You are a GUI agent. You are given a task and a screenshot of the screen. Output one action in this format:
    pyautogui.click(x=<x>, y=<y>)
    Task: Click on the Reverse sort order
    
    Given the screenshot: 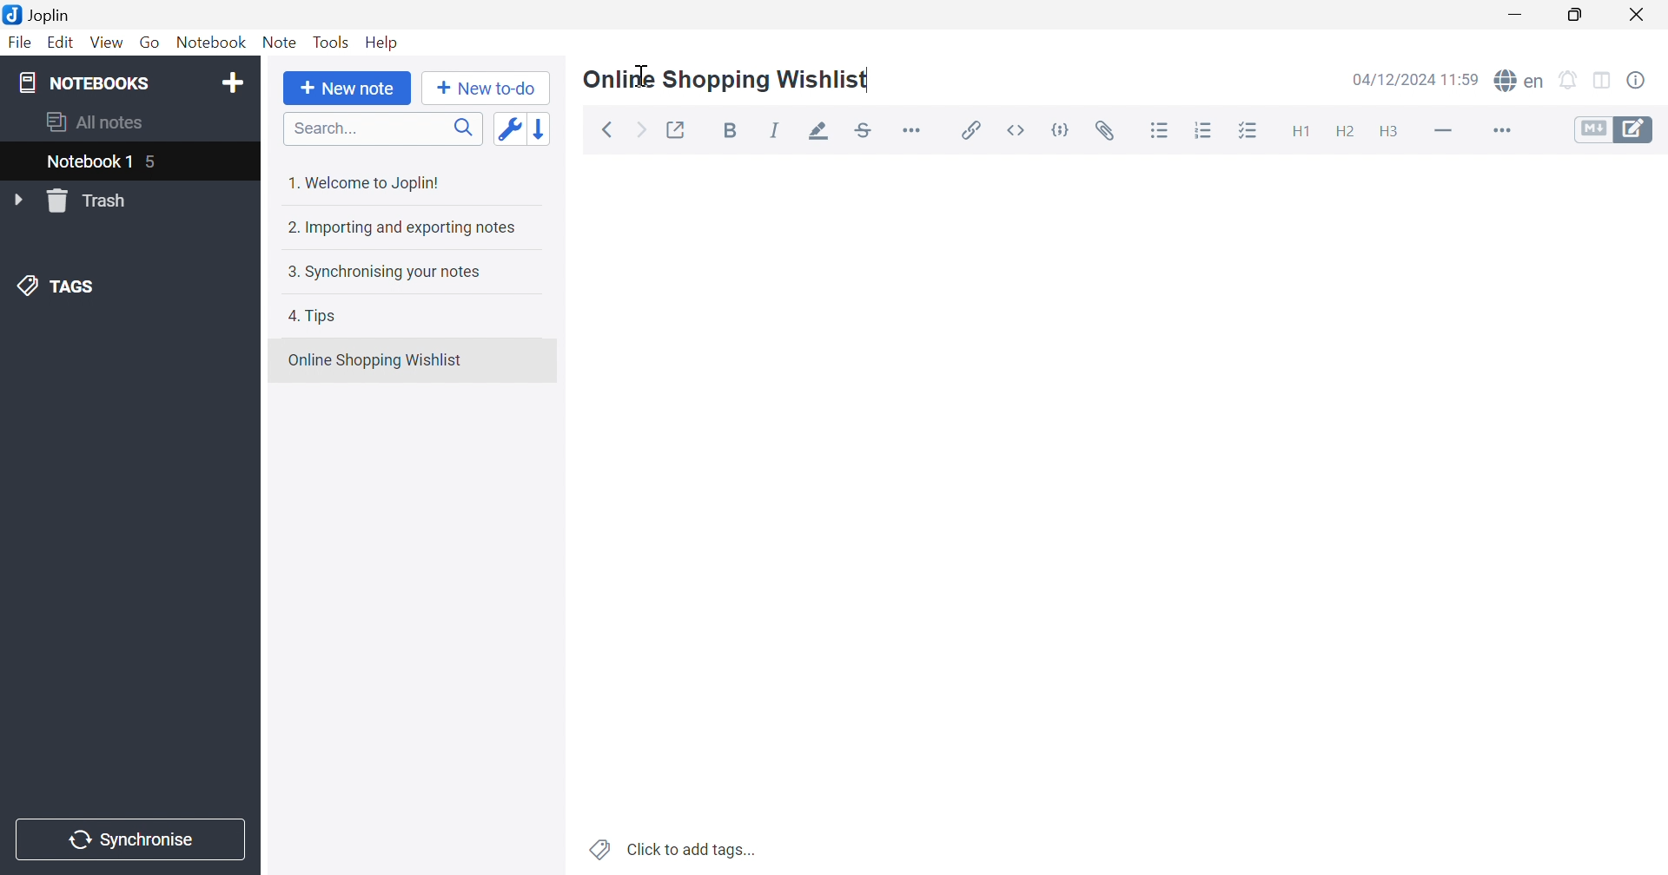 What is the action you would take?
    pyautogui.click(x=540, y=128)
    